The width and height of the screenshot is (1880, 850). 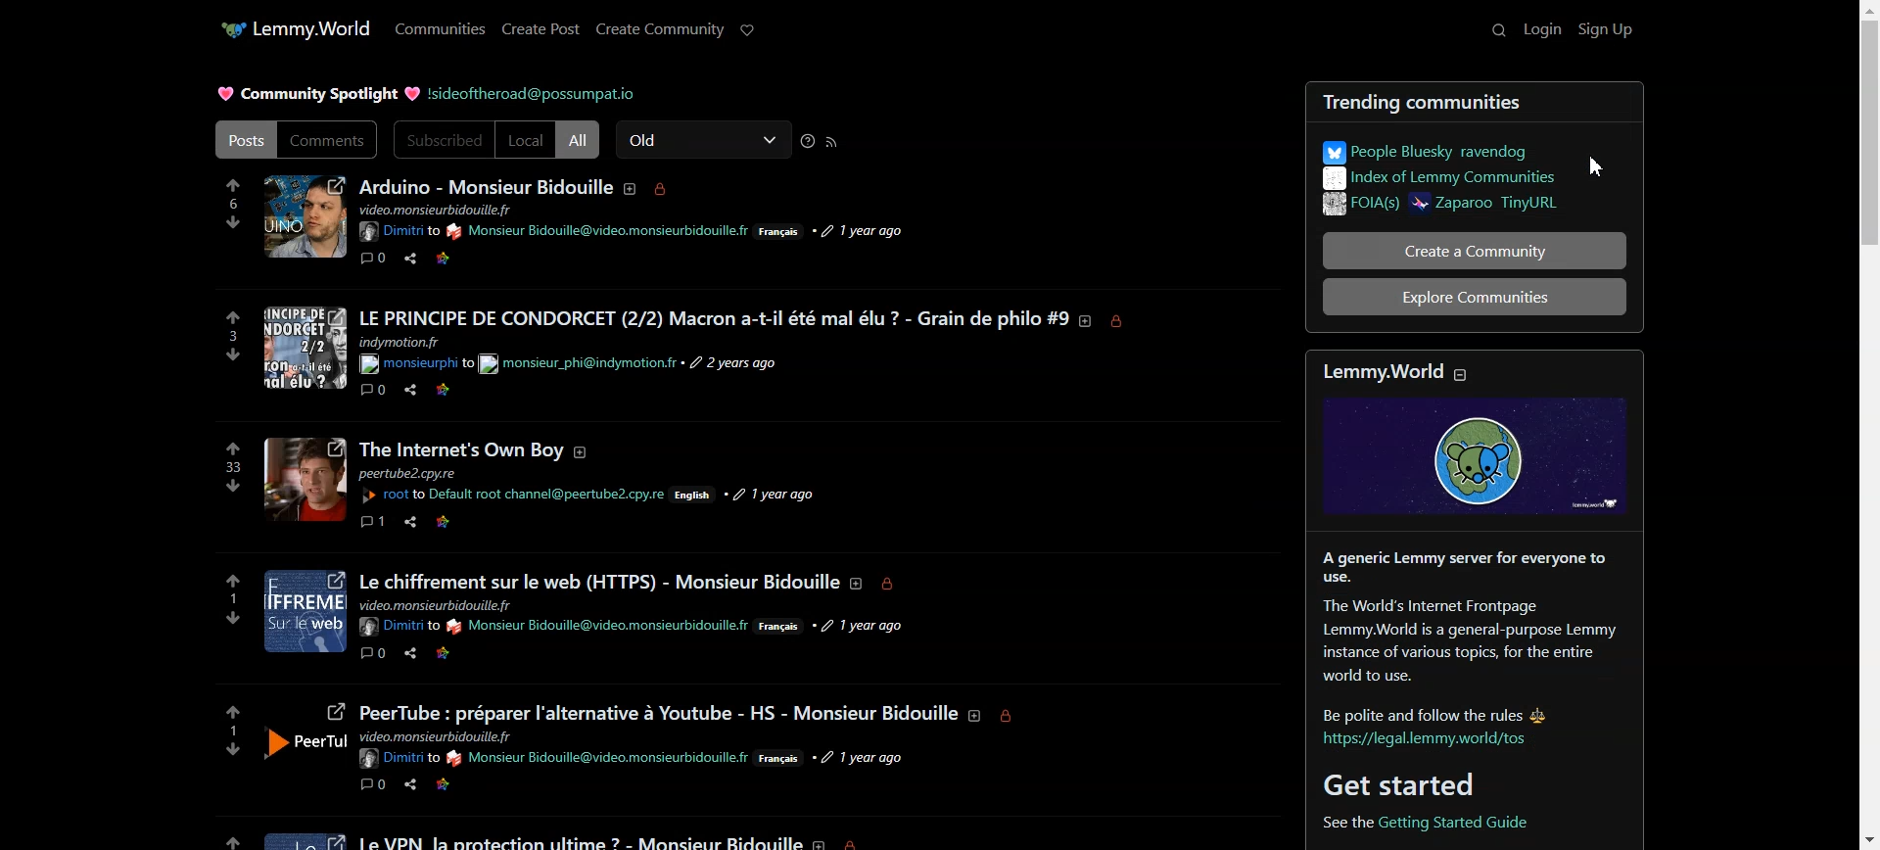 I want to click on Image, so click(x=1478, y=474).